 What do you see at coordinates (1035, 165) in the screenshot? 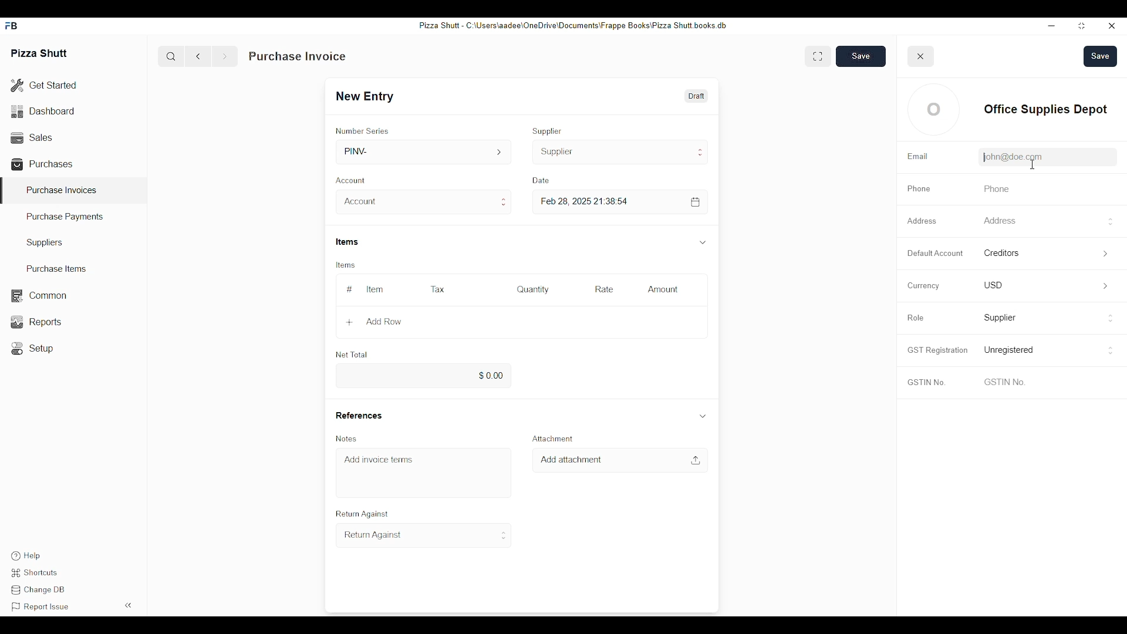
I see `cursor` at bounding box center [1035, 165].